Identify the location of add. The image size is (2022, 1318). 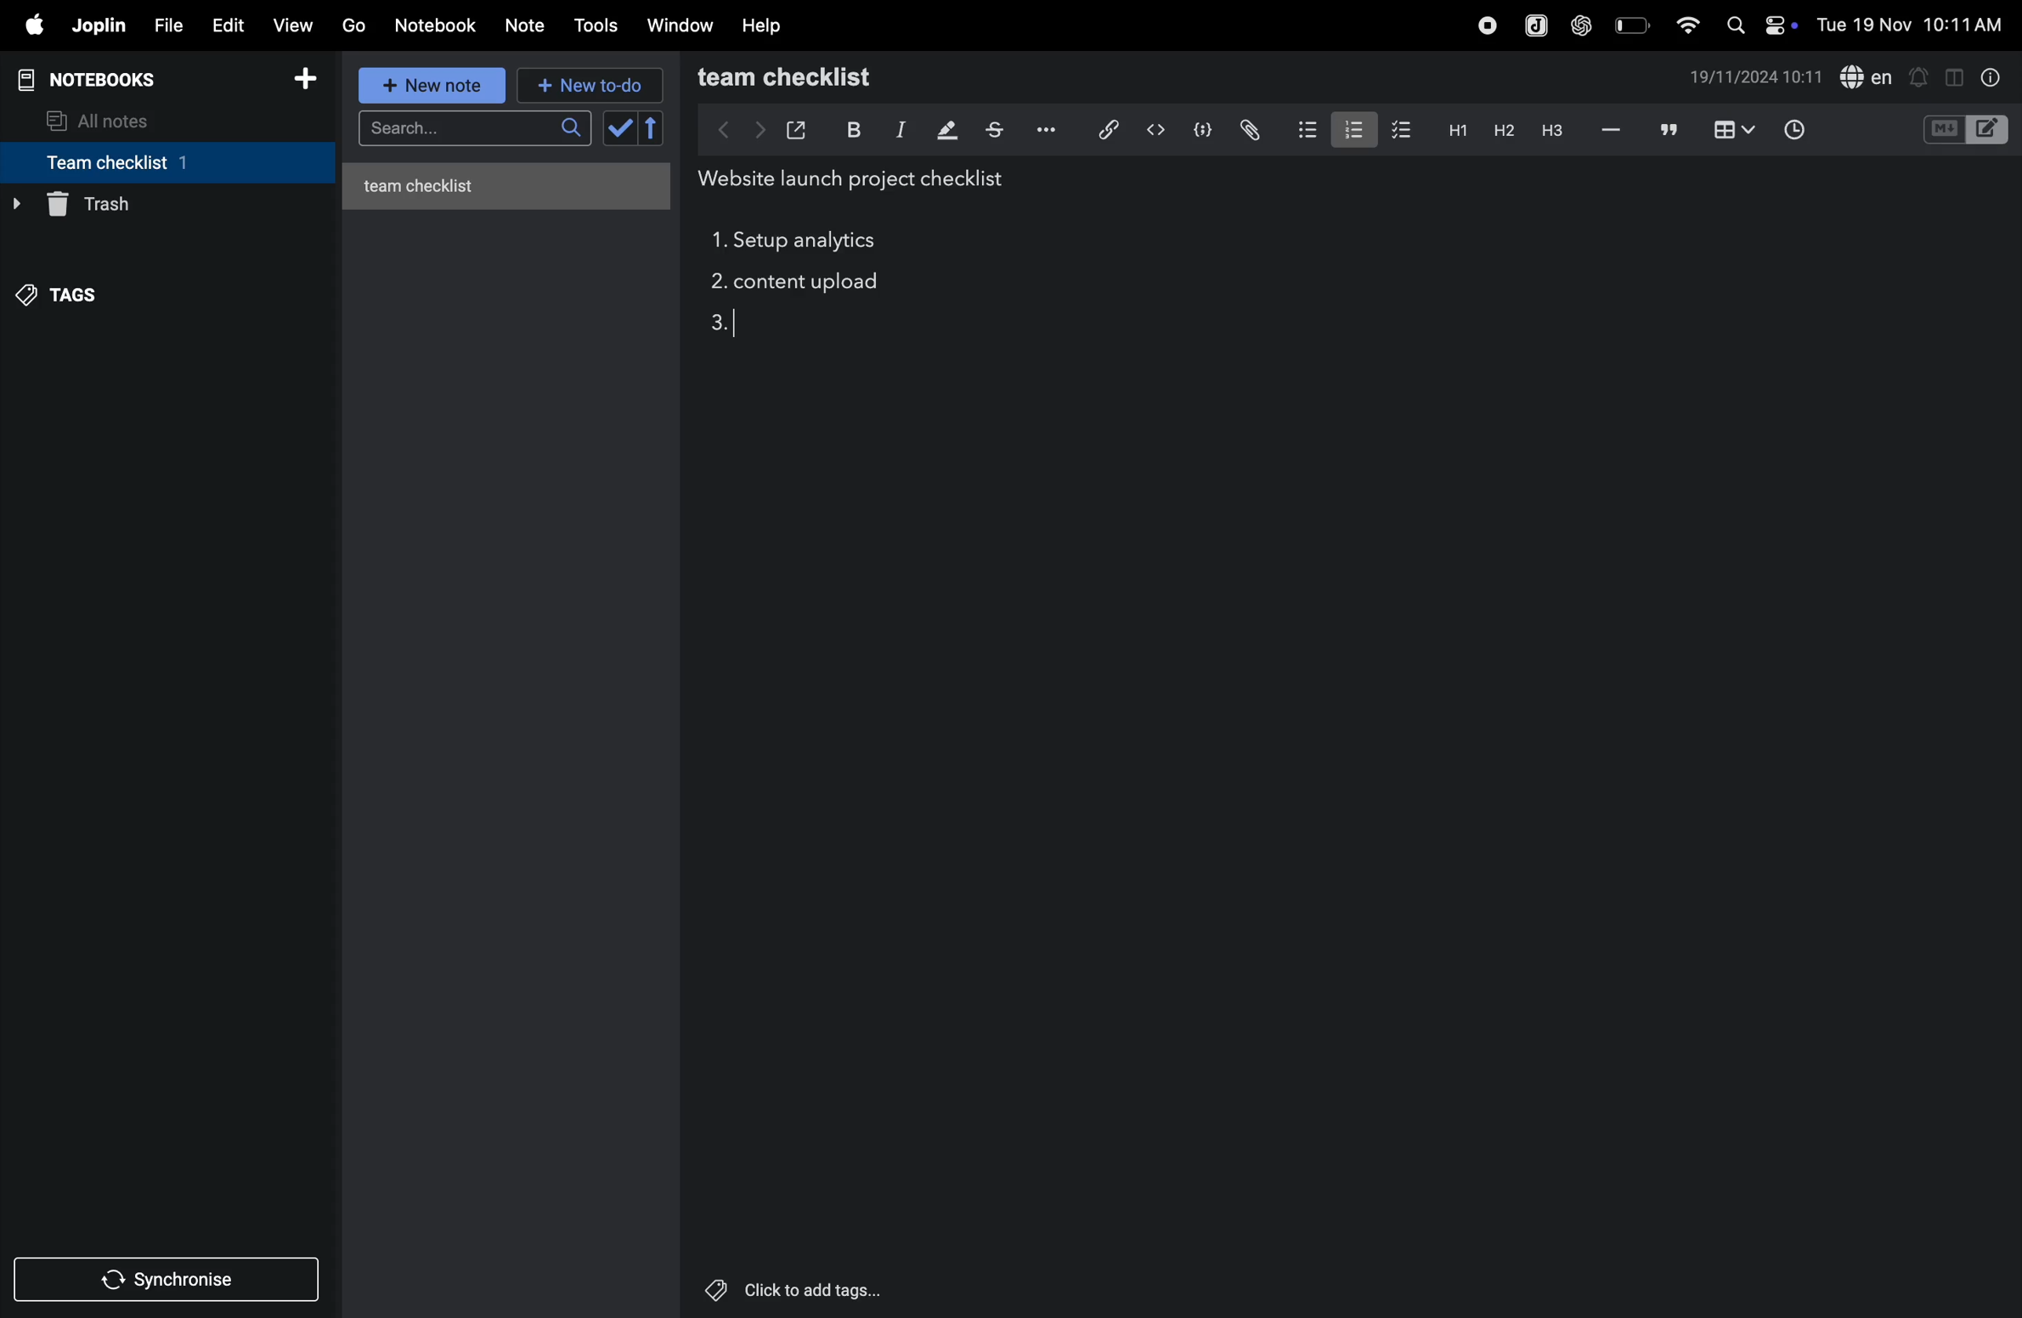
(313, 79).